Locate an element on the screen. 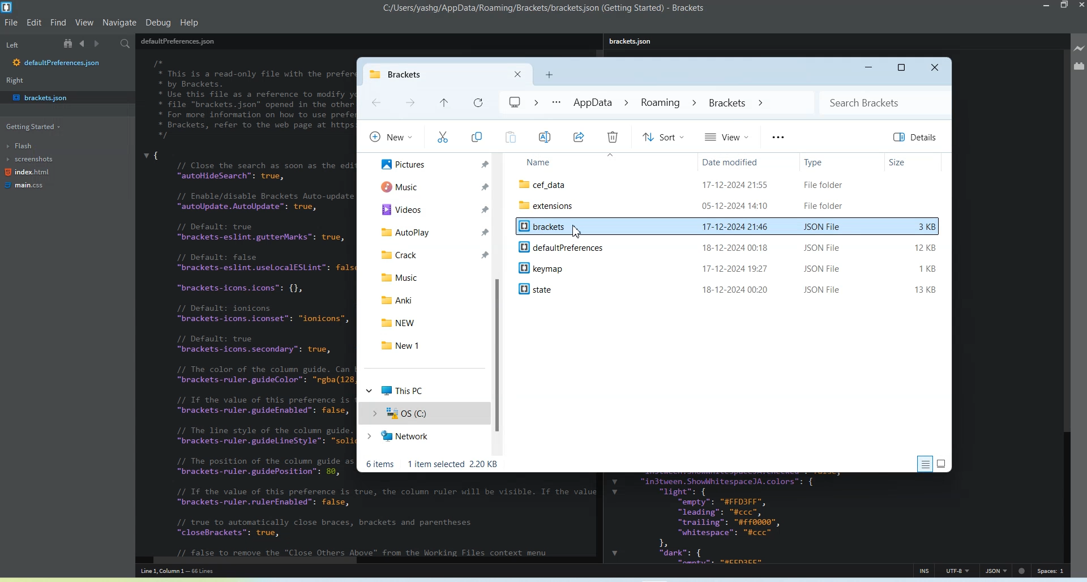  Share is located at coordinates (579, 136).